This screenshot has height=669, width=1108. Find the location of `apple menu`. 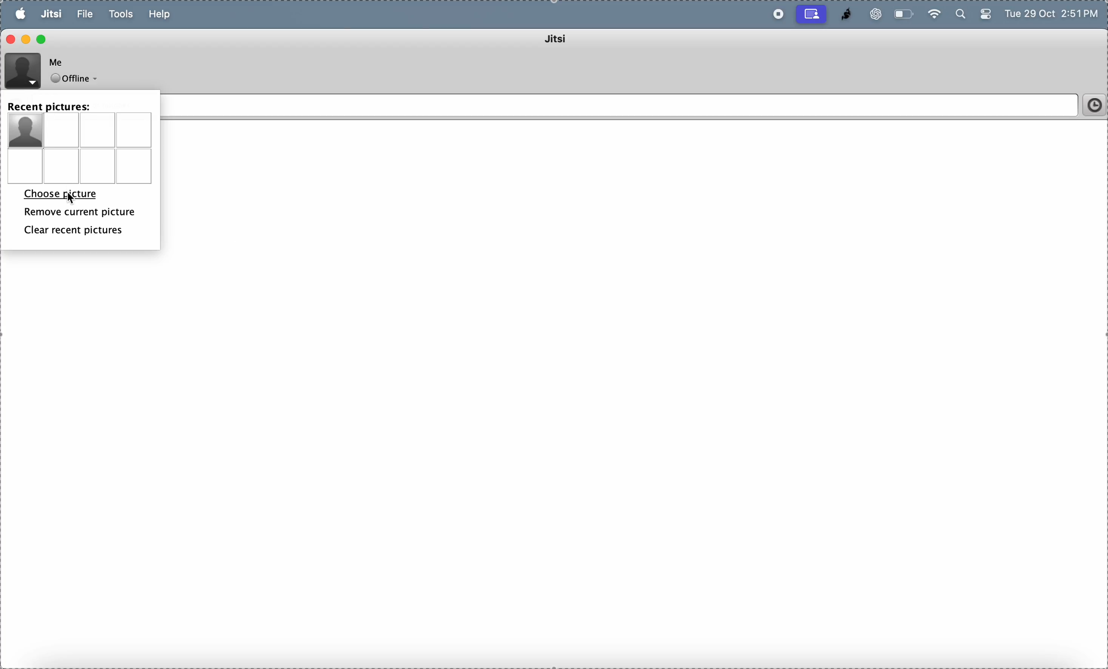

apple menu is located at coordinates (20, 13).